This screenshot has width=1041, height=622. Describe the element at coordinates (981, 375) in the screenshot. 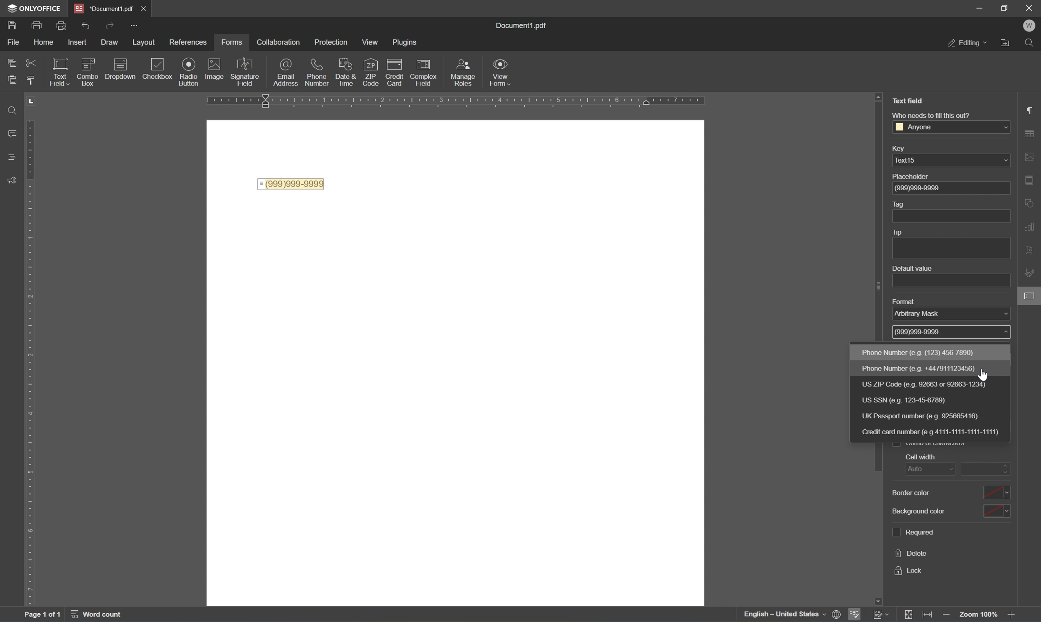

I see `cursor` at that location.